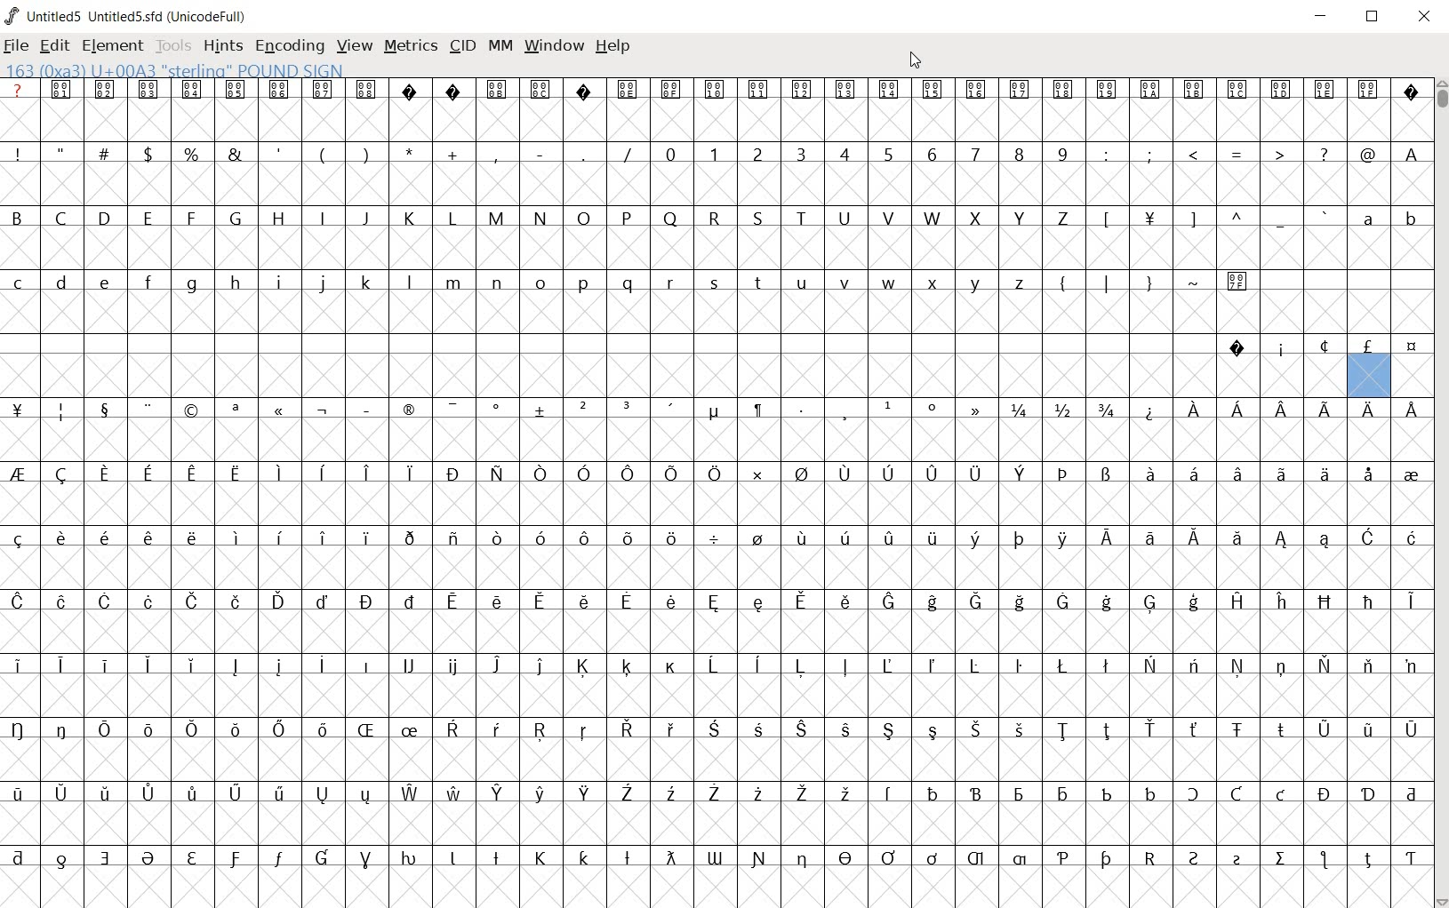 This screenshot has height=908, width=1449. I want to click on Symbol, so click(933, 793).